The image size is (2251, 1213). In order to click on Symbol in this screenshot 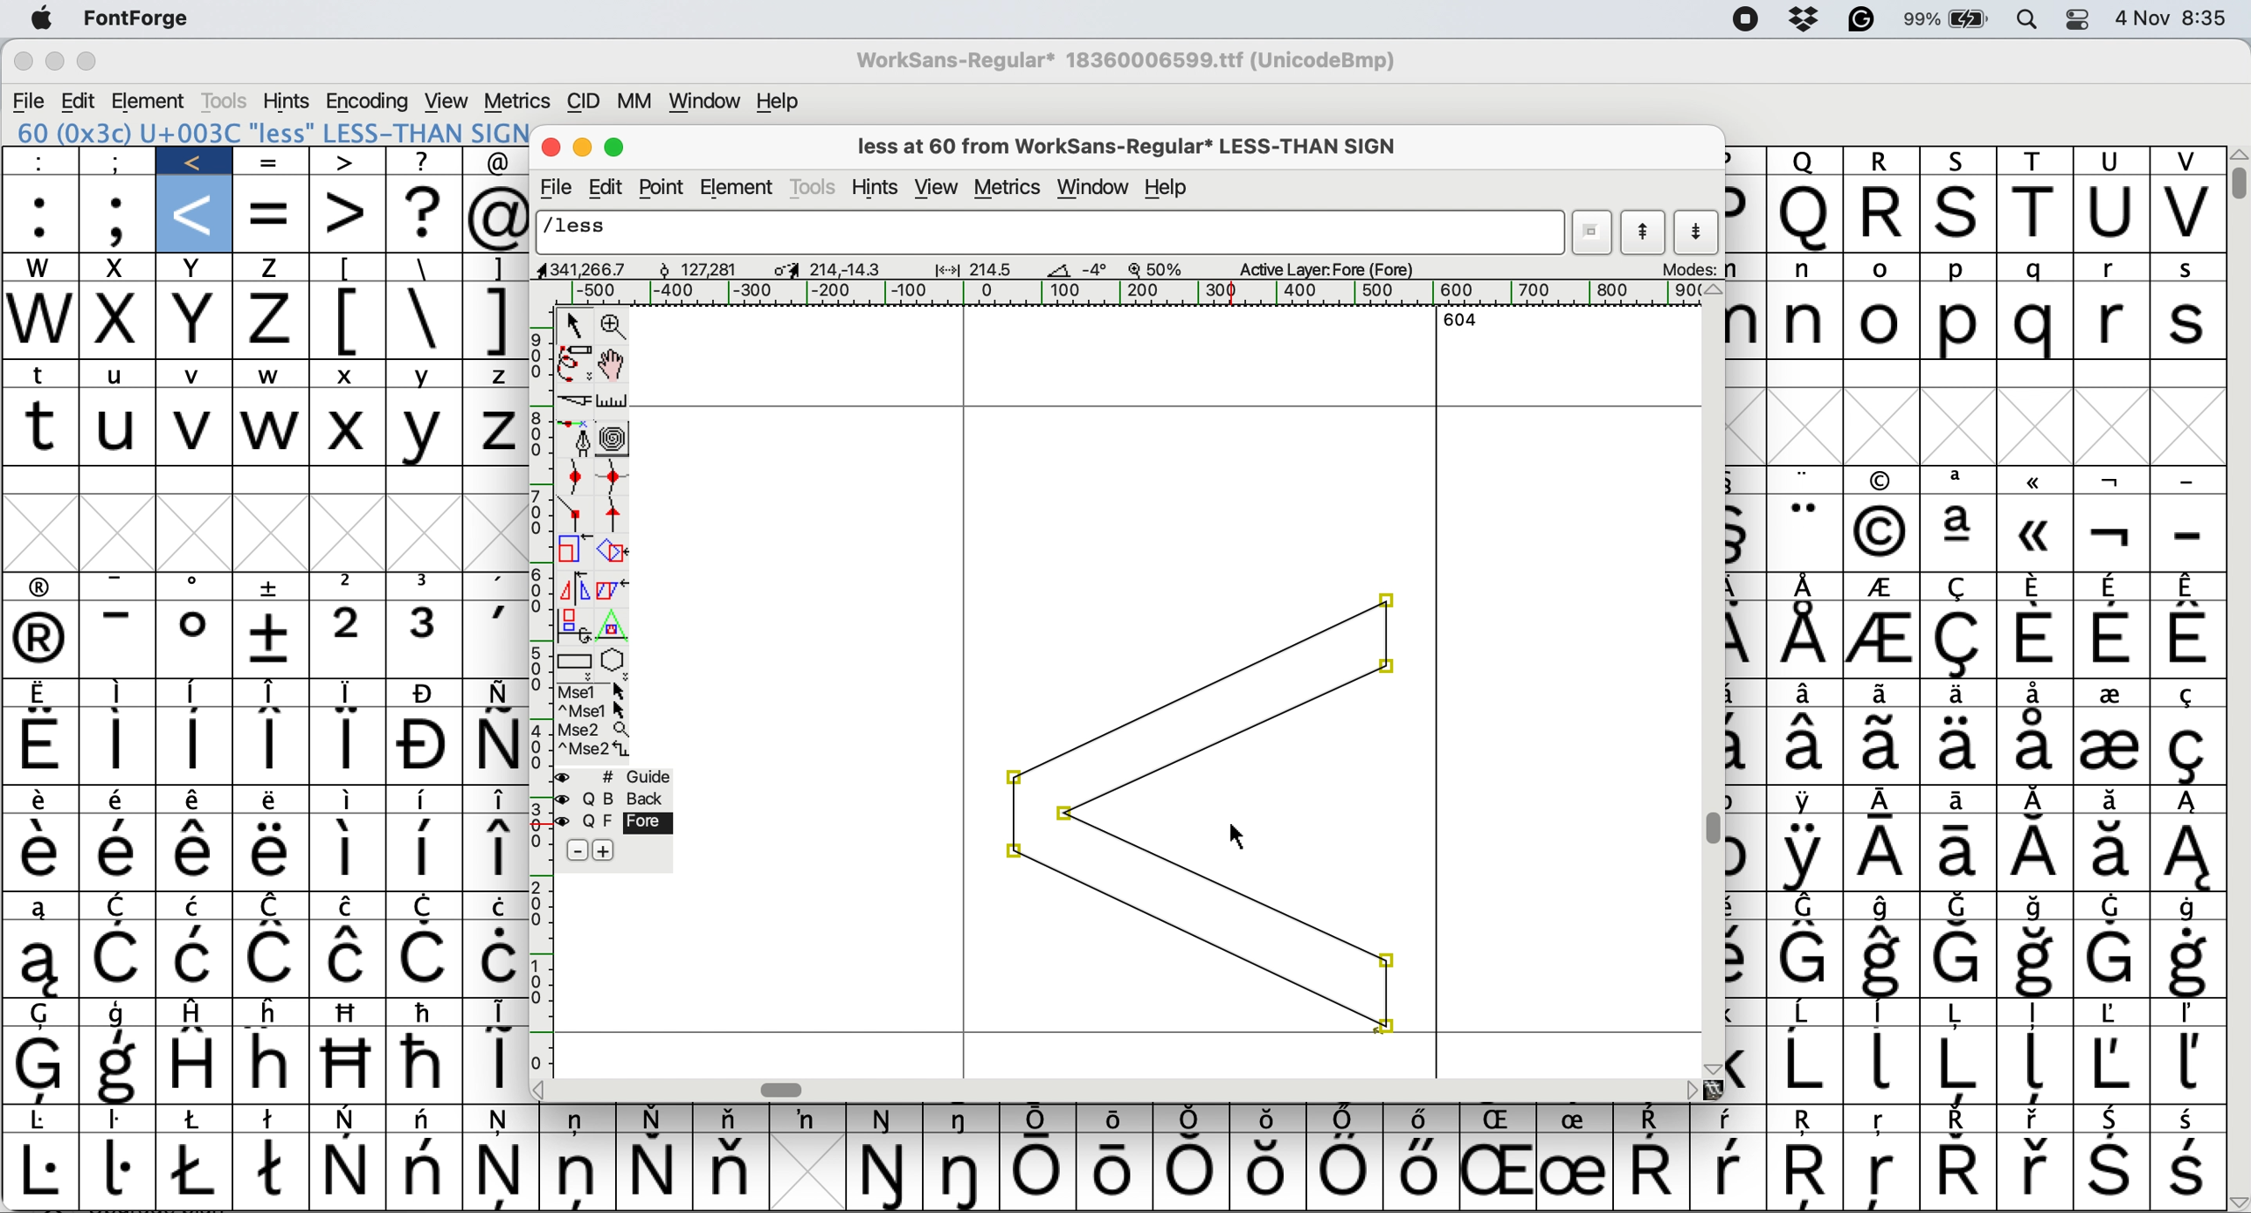, I will do `click(350, 1171)`.